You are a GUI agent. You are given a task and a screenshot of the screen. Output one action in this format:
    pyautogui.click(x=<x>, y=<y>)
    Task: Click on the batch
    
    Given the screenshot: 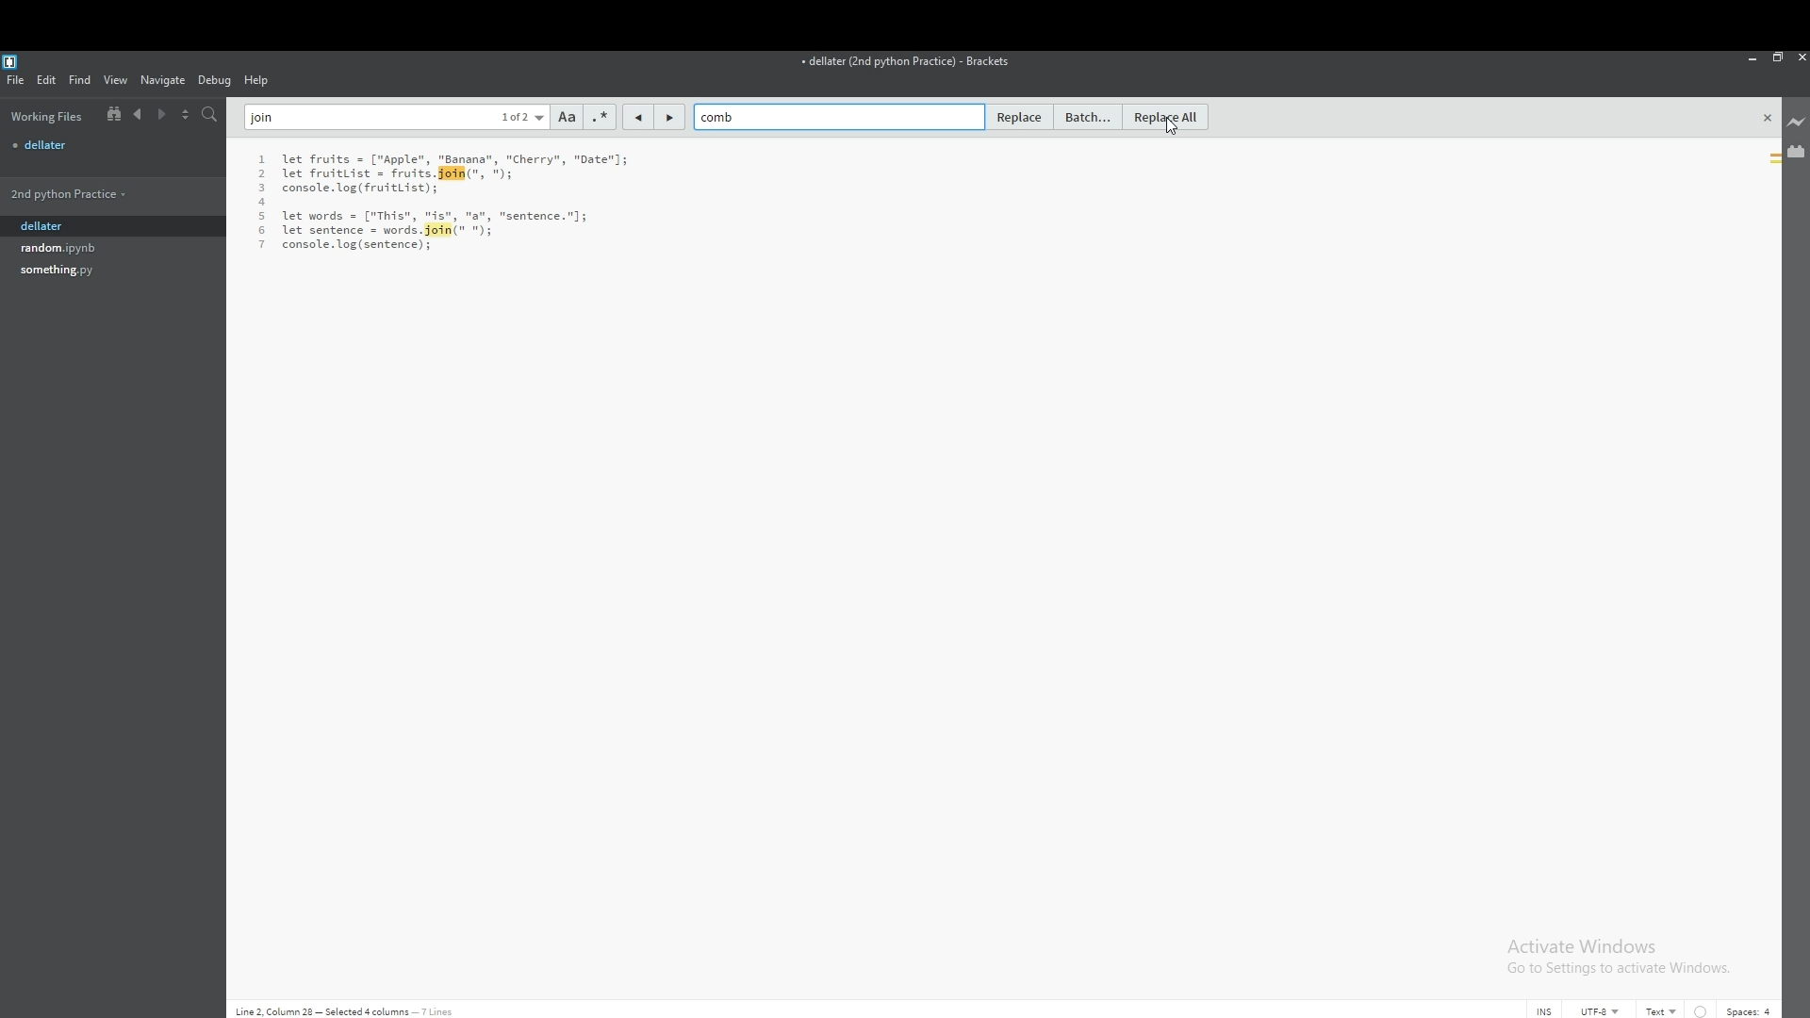 What is the action you would take?
    pyautogui.click(x=1090, y=118)
    